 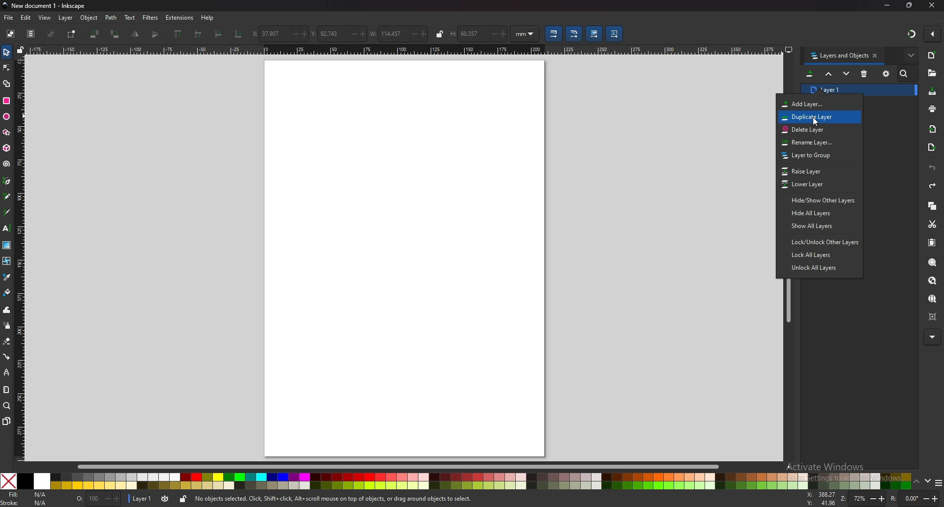 What do you see at coordinates (932, 73) in the screenshot?
I see `open` at bounding box center [932, 73].